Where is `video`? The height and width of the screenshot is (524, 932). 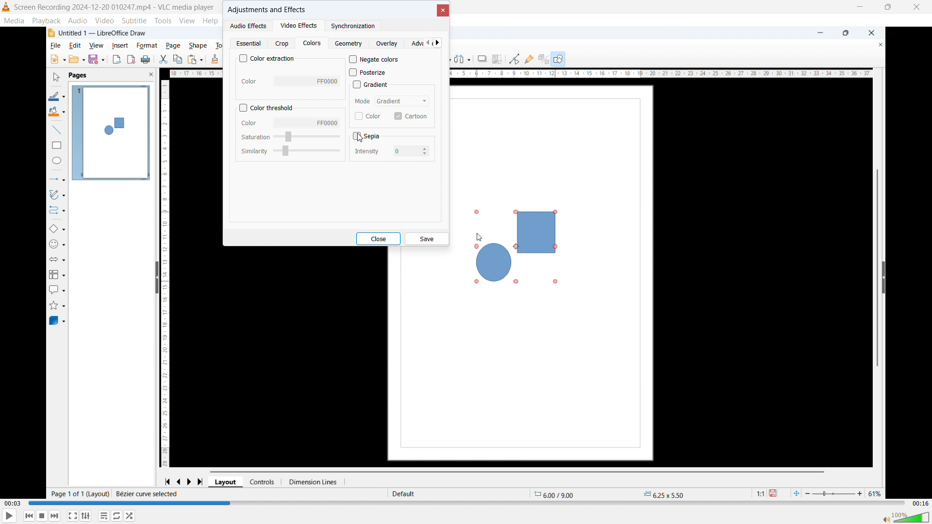 video is located at coordinates (104, 20).